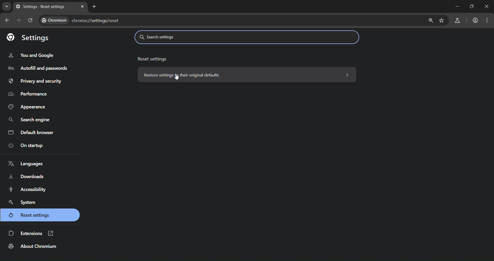 The image size is (494, 261). Describe the element at coordinates (29, 216) in the screenshot. I see `reset settings` at that location.